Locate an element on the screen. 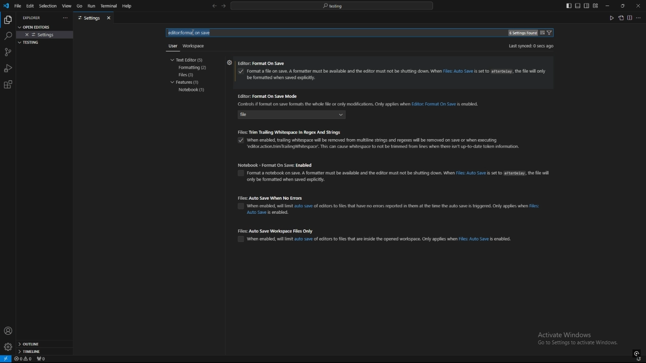 Image resolution: width=646 pixels, height=363 pixels. notebook is located at coordinates (192, 90).